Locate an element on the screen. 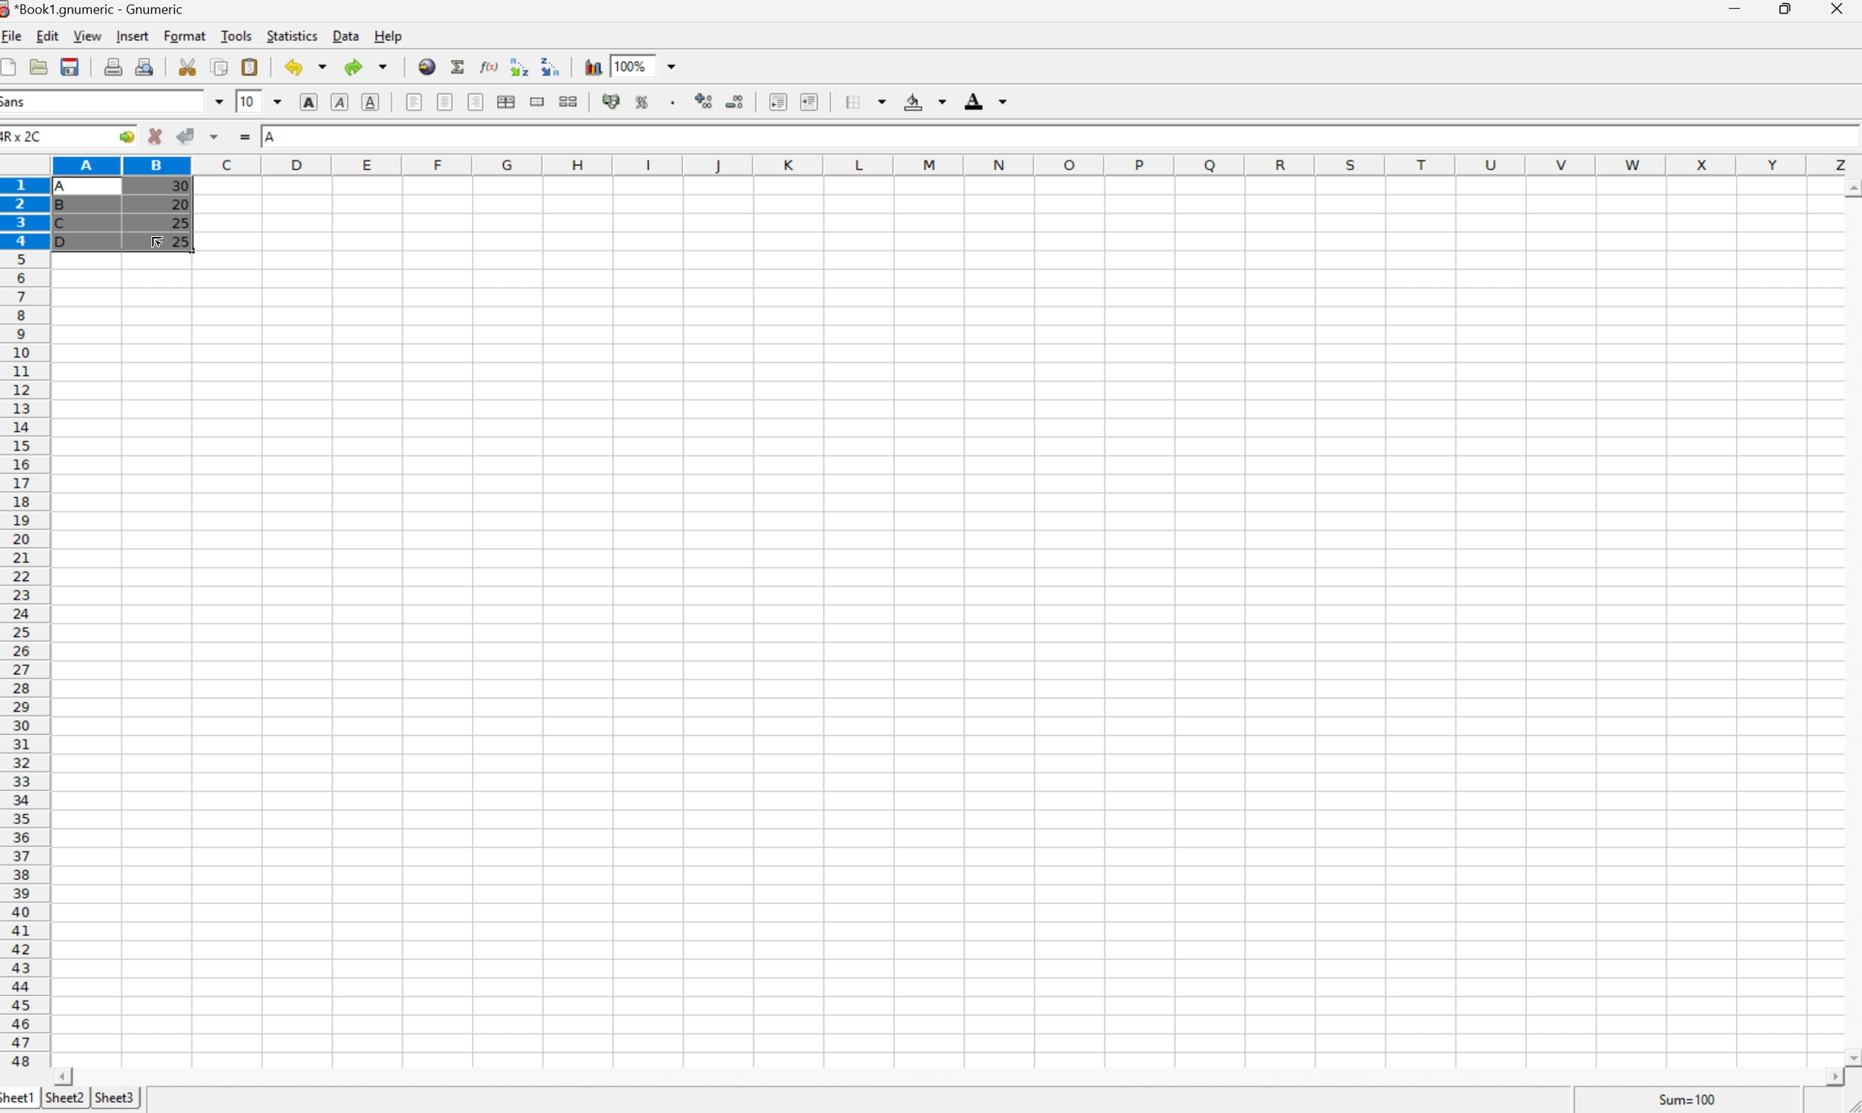 The image size is (1862, 1113). 20 is located at coordinates (179, 204).